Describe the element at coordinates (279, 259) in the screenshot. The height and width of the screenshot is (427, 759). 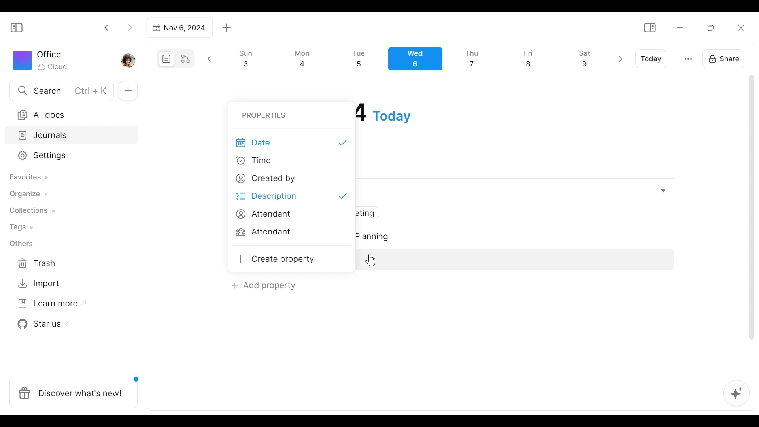
I see `Create property` at that location.